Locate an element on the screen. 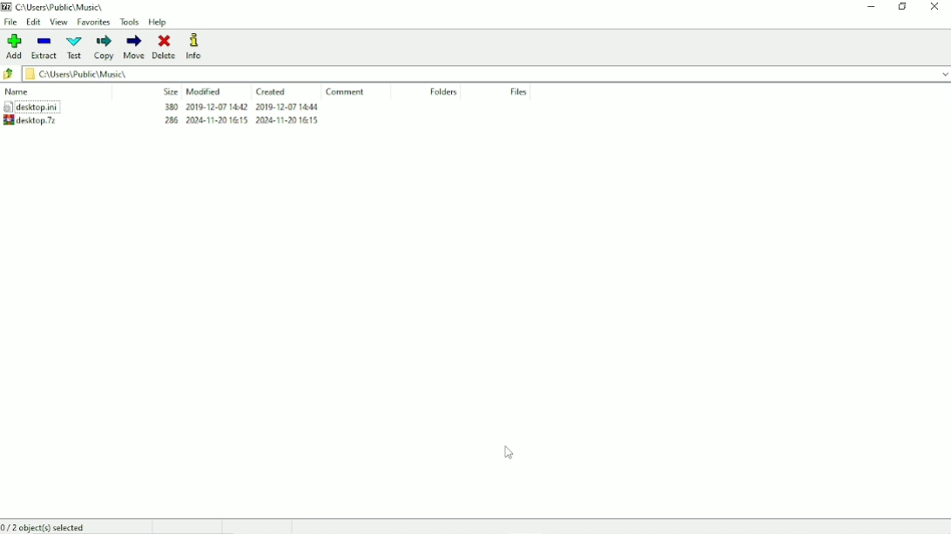 The height and width of the screenshot is (534, 951). Help is located at coordinates (158, 22).